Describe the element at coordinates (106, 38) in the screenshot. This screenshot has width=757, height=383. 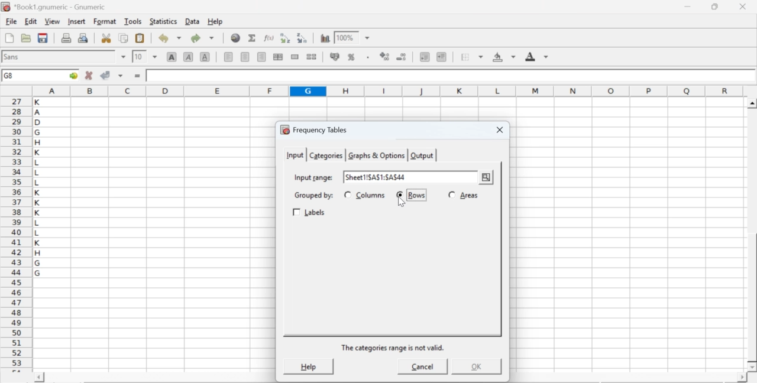
I see `cut` at that location.